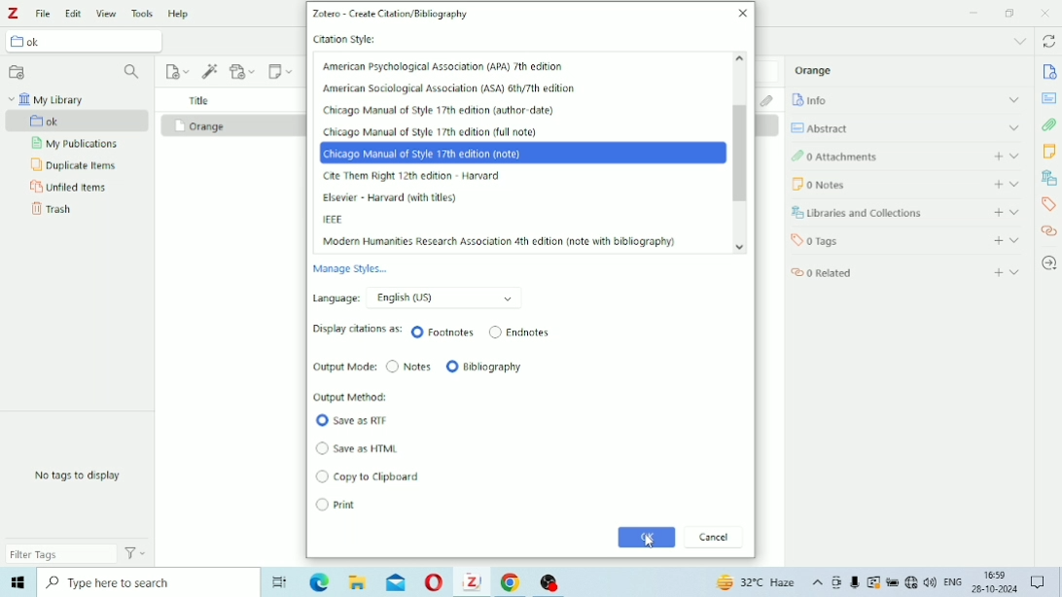  I want to click on Warning, so click(874, 582).